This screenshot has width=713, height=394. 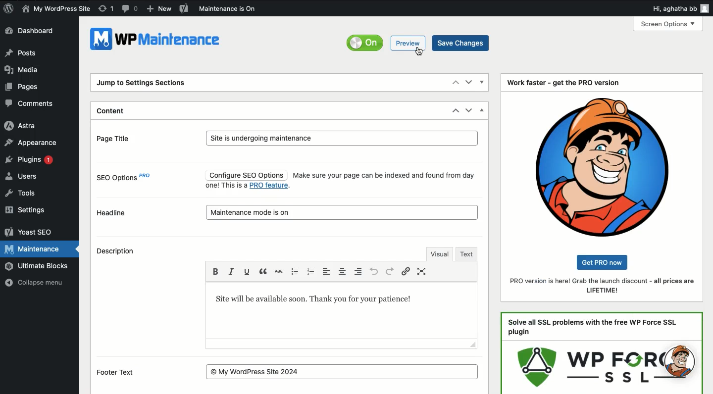 What do you see at coordinates (667, 24) in the screenshot?
I see `screen options` at bounding box center [667, 24].